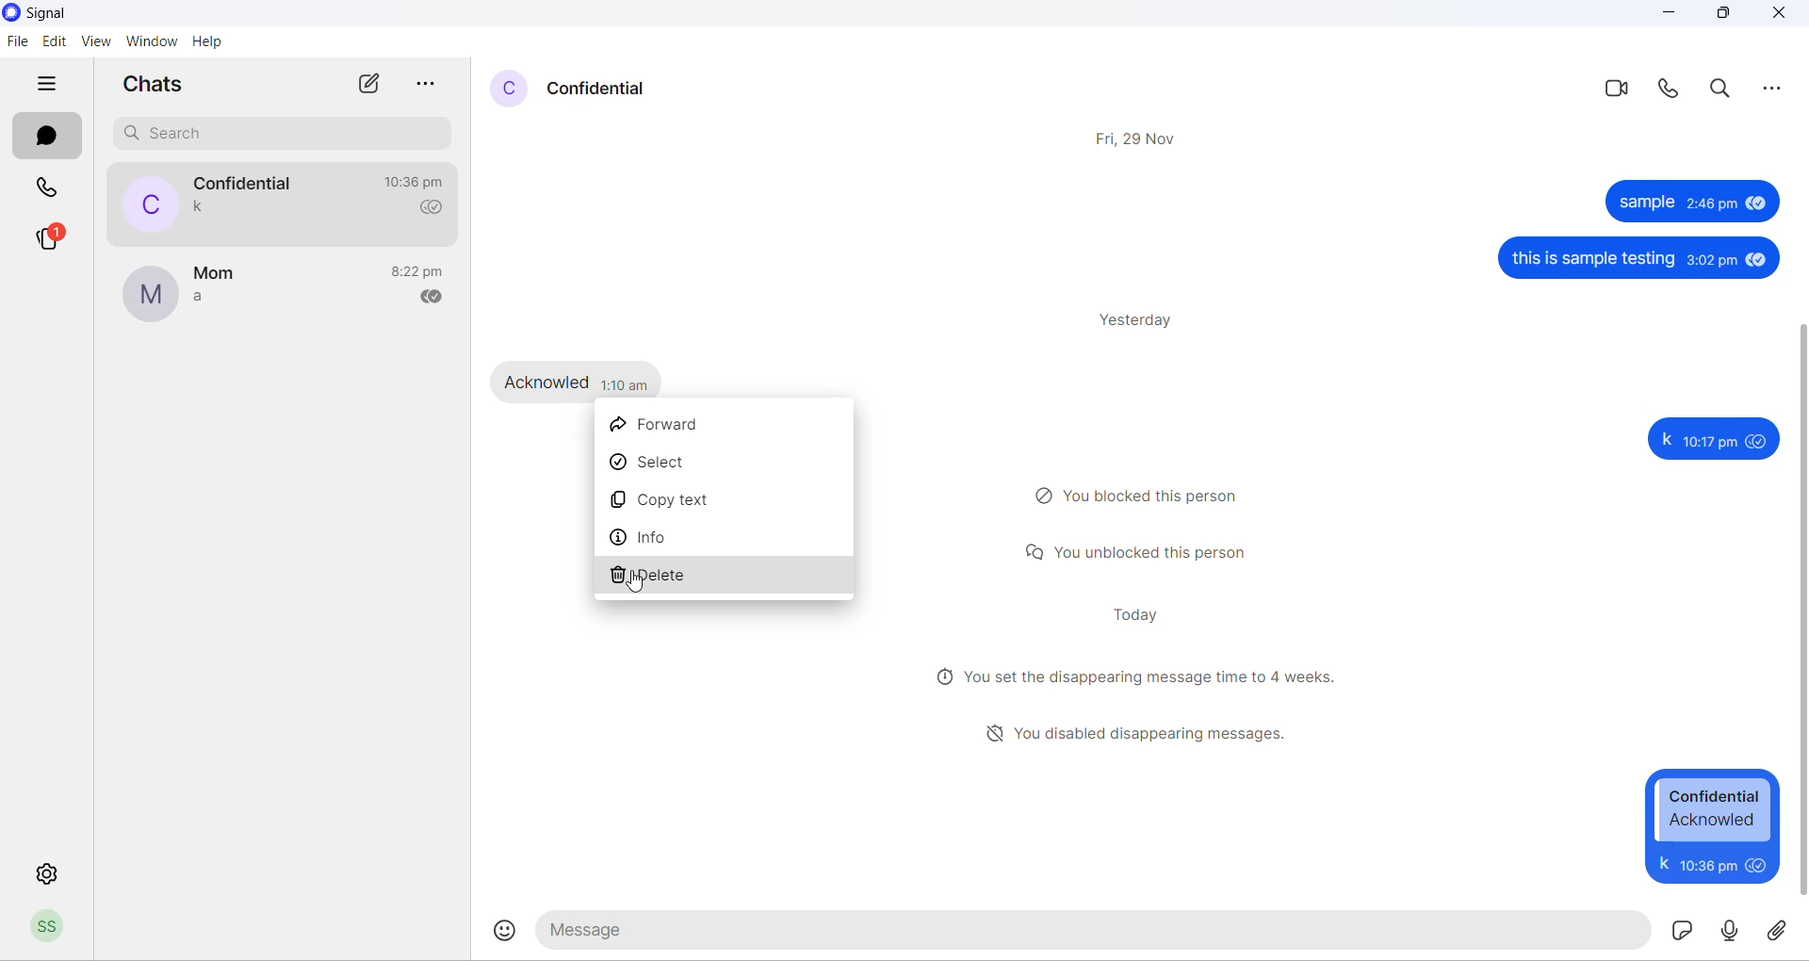 The image size is (1809, 961). Describe the element at coordinates (438, 300) in the screenshot. I see `read recipient` at that location.